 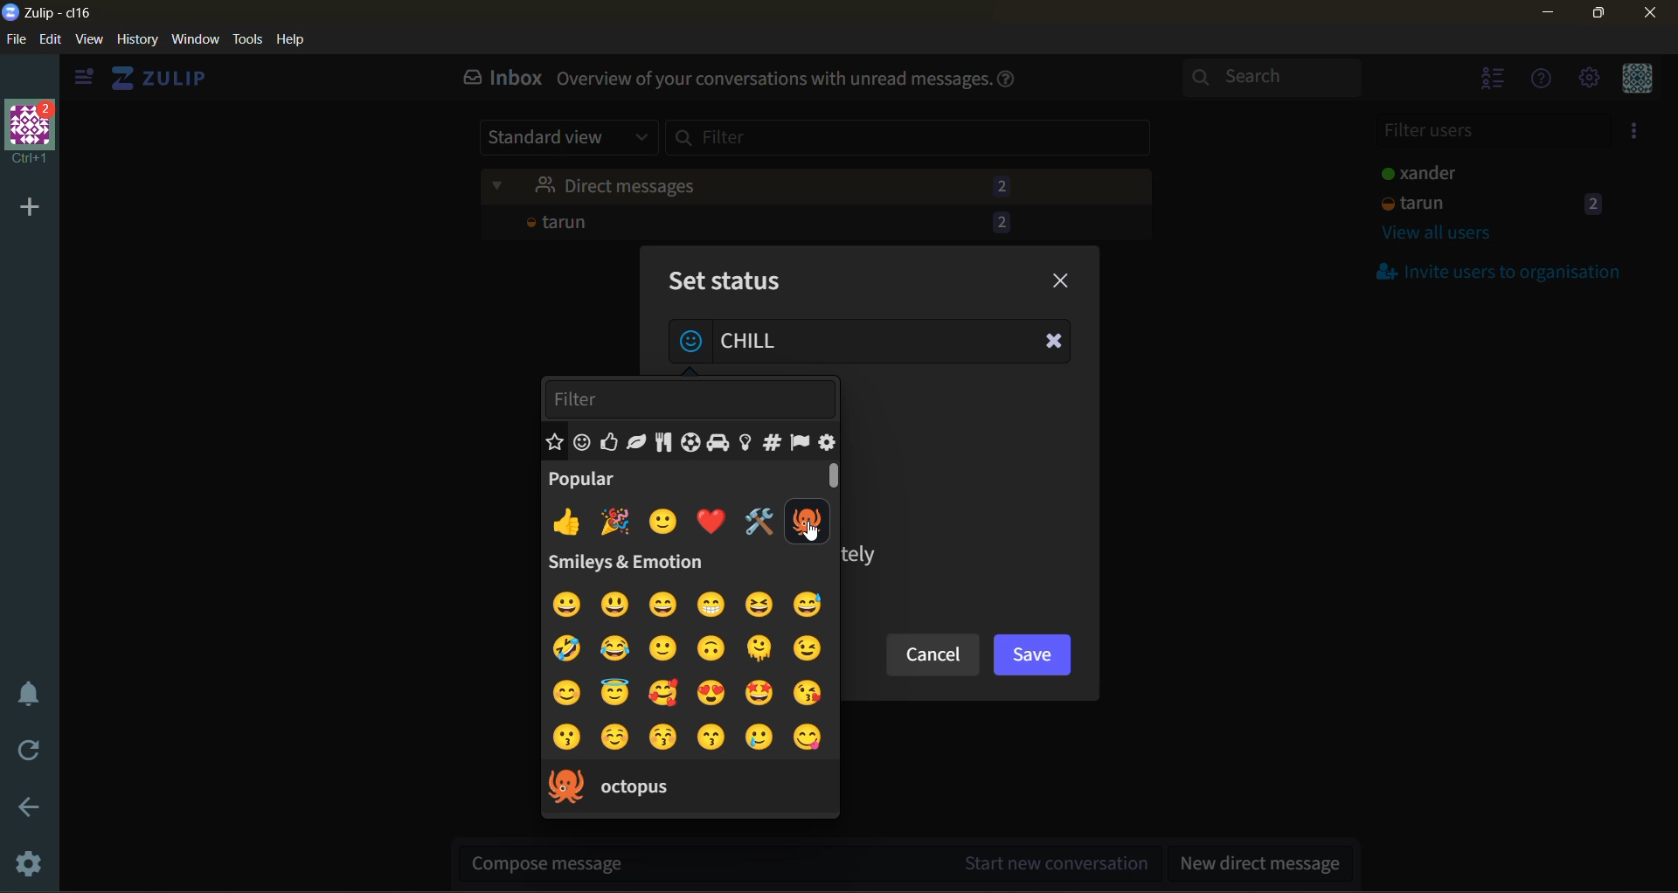 I want to click on save, so click(x=1036, y=654).